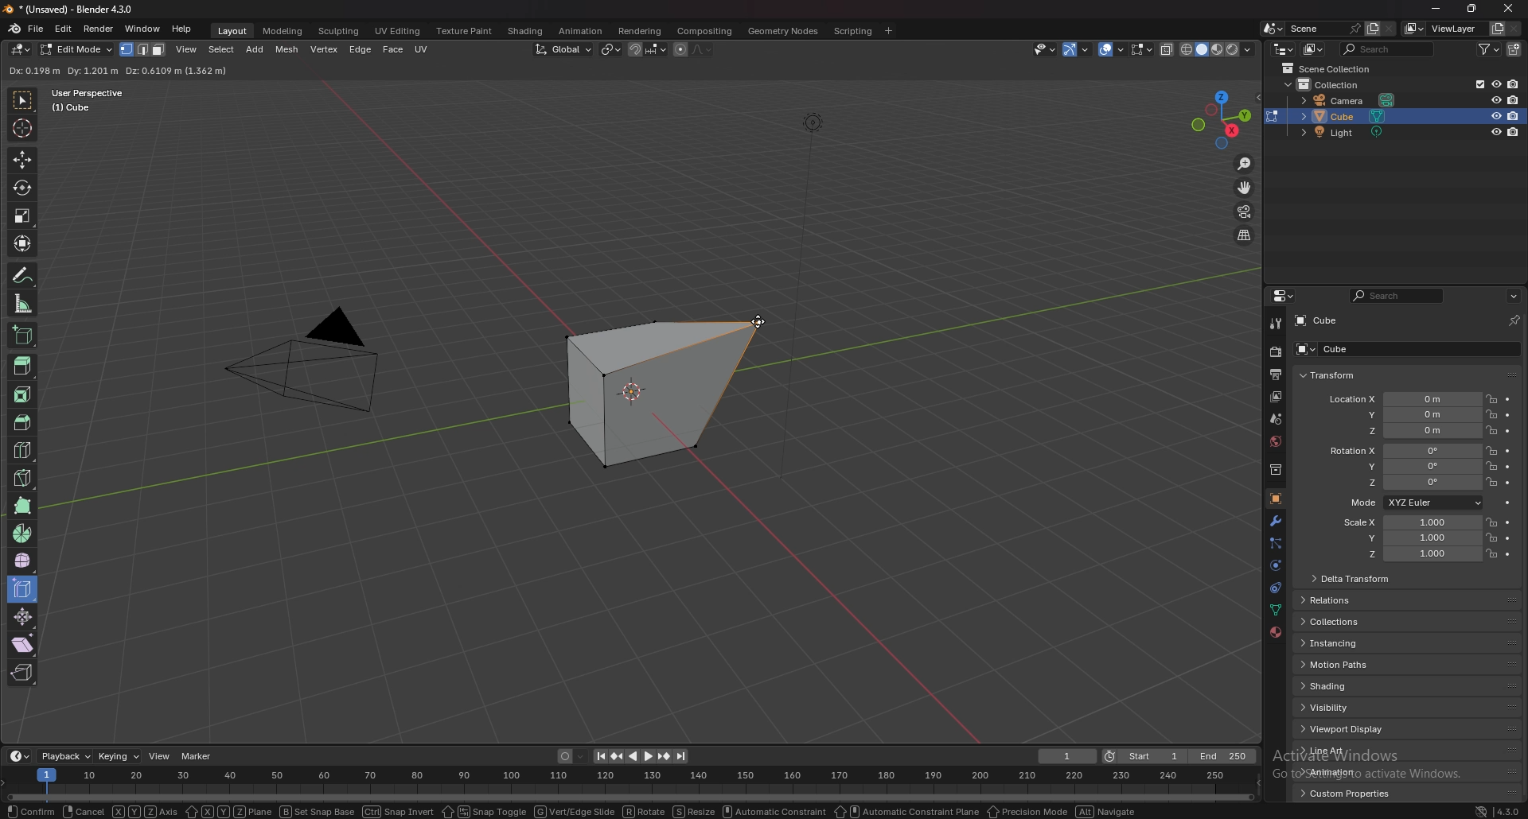 Image resolution: width=1528 pixels, height=819 pixels. Describe the element at coordinates (1436, 9) in the screenshot. I see `minimize` at that location.